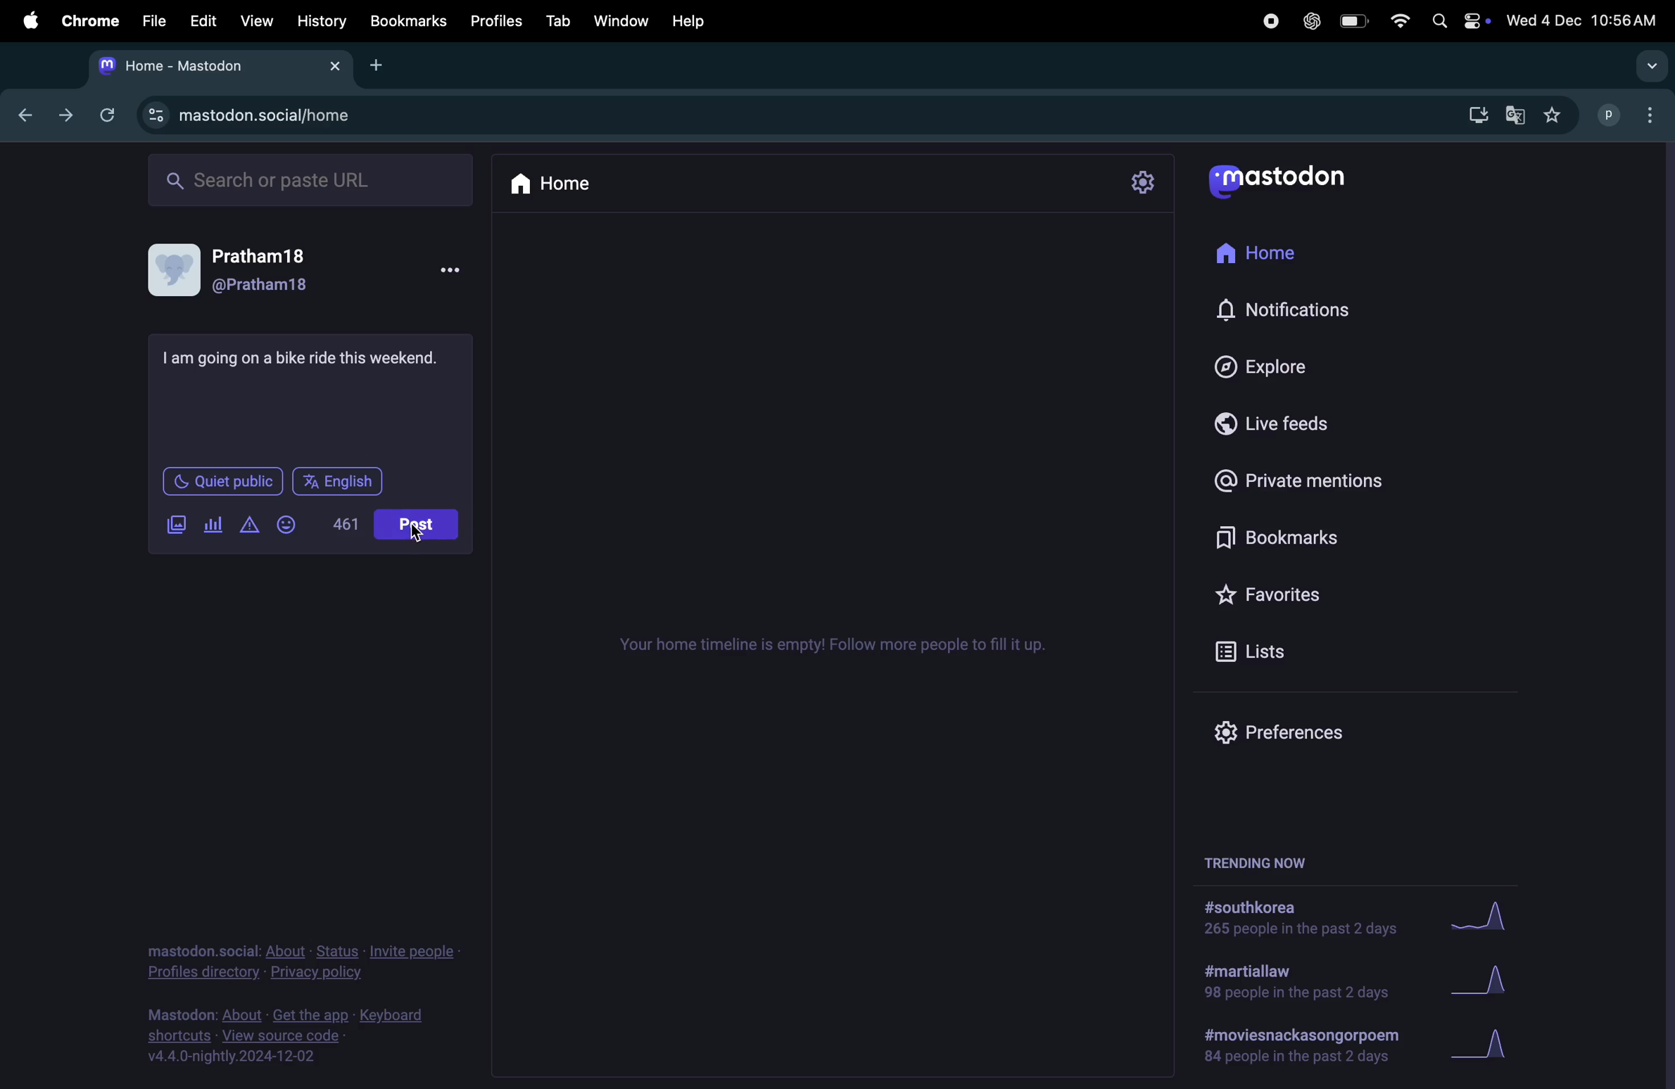 The image size is (1675, 1089). What do you see at coordinates (1459, 20) in the screenshot?
I see `apple widgets` at bounding box center [1459, 20].